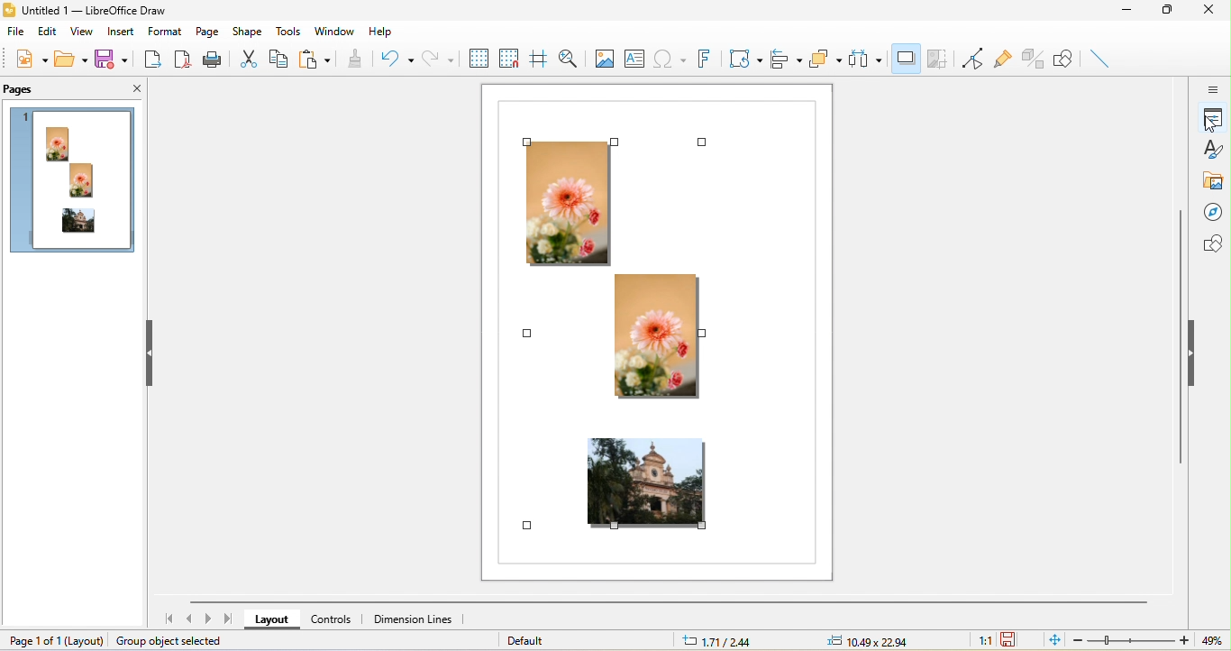 Image resolution: width=1231 pixels, height=651 pixels. Describe the element at coordinates (415, 621) in the screenshot. I see `dimension lines` at that location.